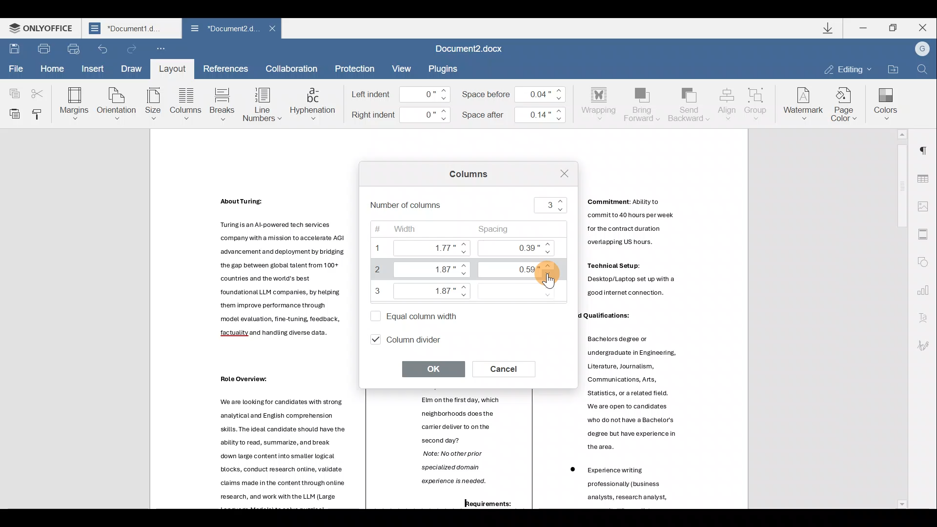 This screenshot has height=527, width=937. Describe the element at coordinates (898, 319) in the screenshot. I see `Scroll bar` at that location.